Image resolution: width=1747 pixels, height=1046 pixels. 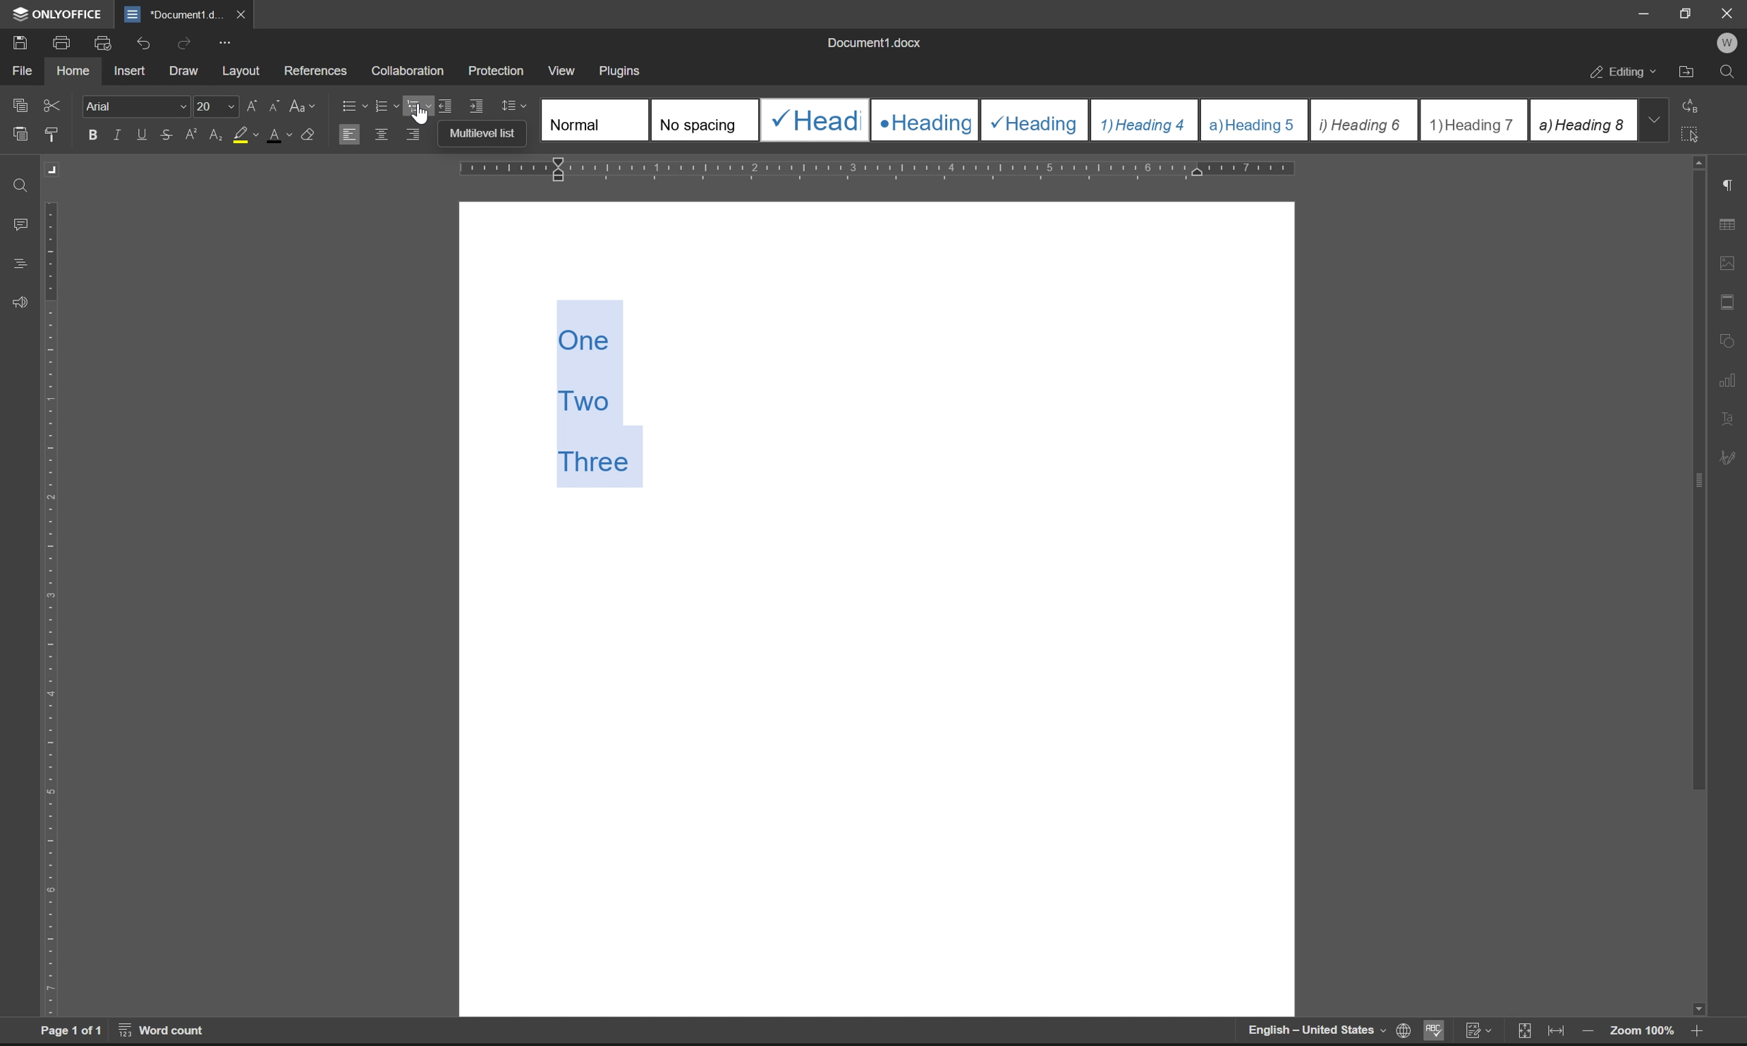 I want to click on text art settings, so click(x=1727, y=419).